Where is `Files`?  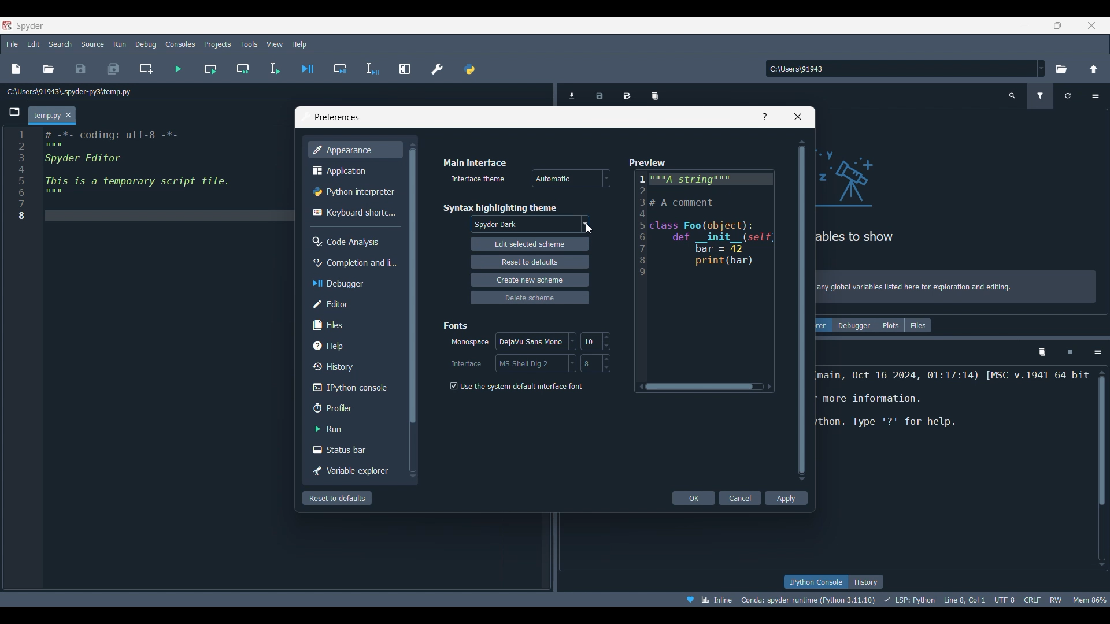
Files is located at coordinates (919, 325).